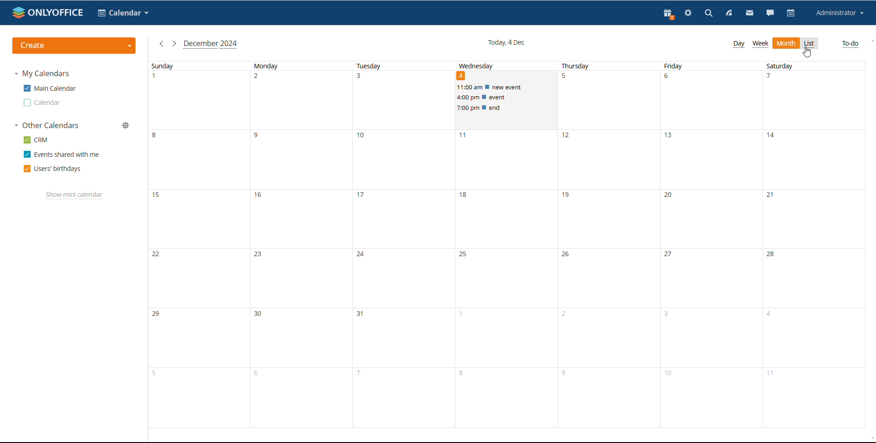 The width and height of the screenshot is (876, 443). Describe the element at coordinates (850, 44) in the screenshot. I see `to-do` at that location.